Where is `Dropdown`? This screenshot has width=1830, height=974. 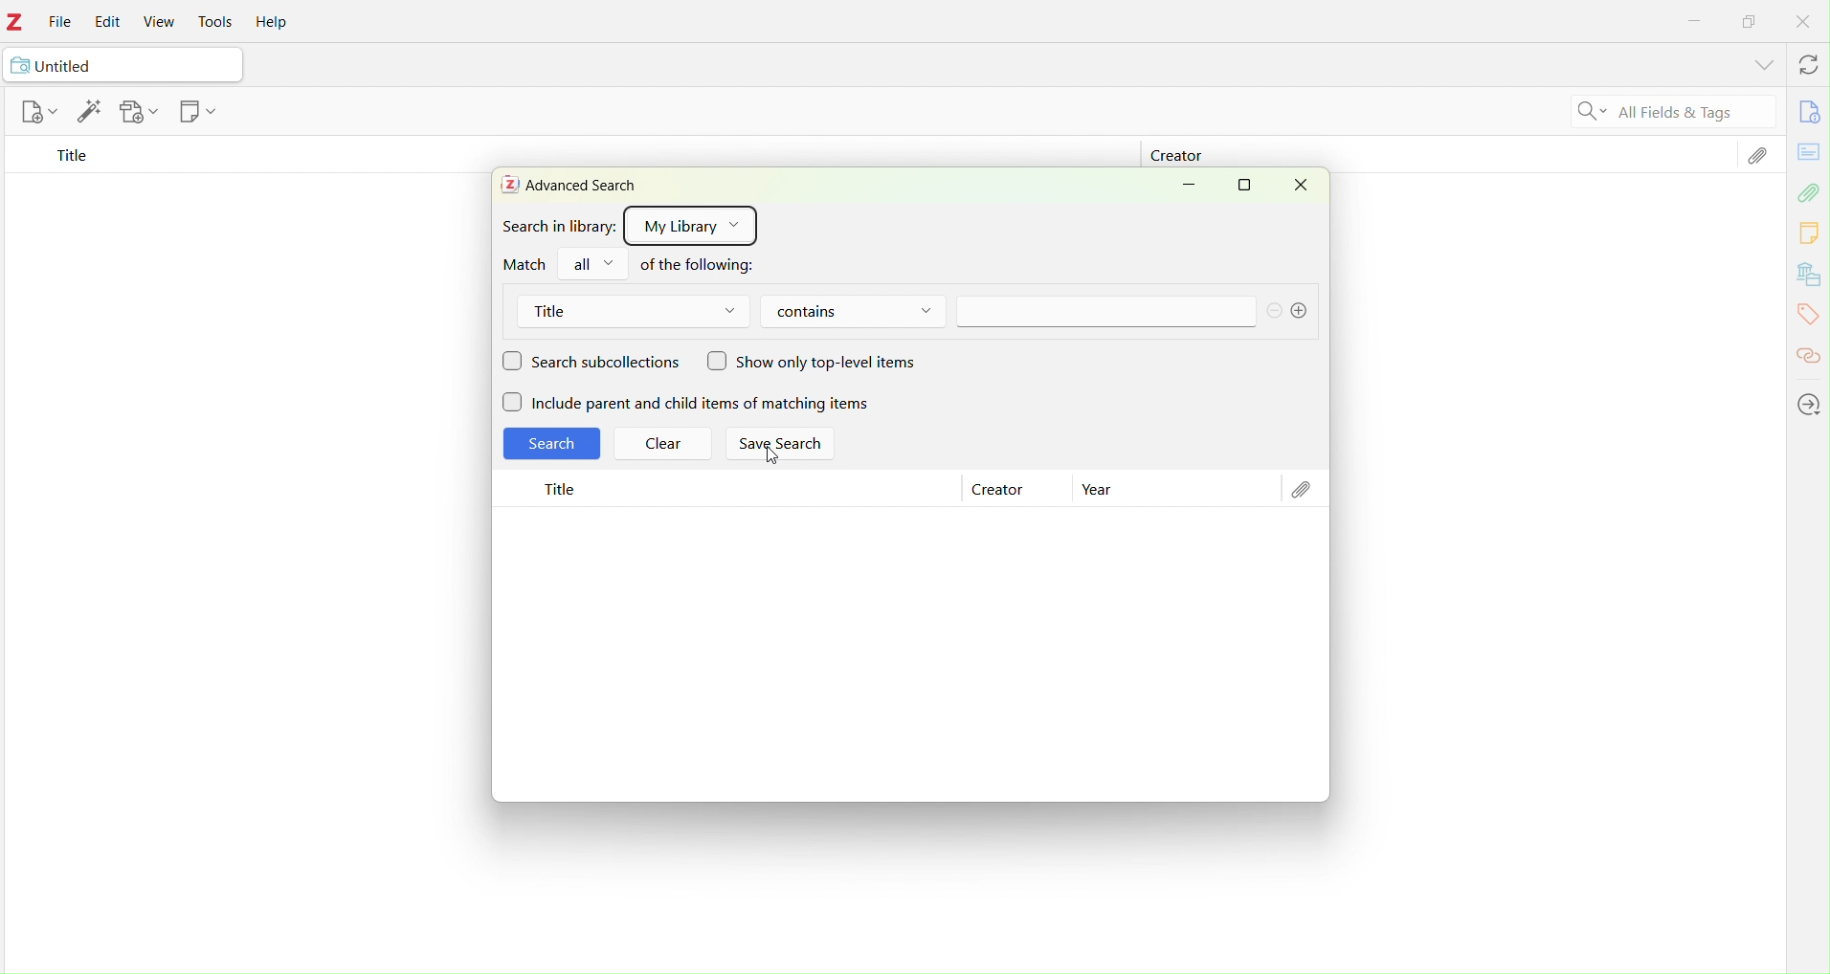
Dropdown is located at coordinates (592, 264).